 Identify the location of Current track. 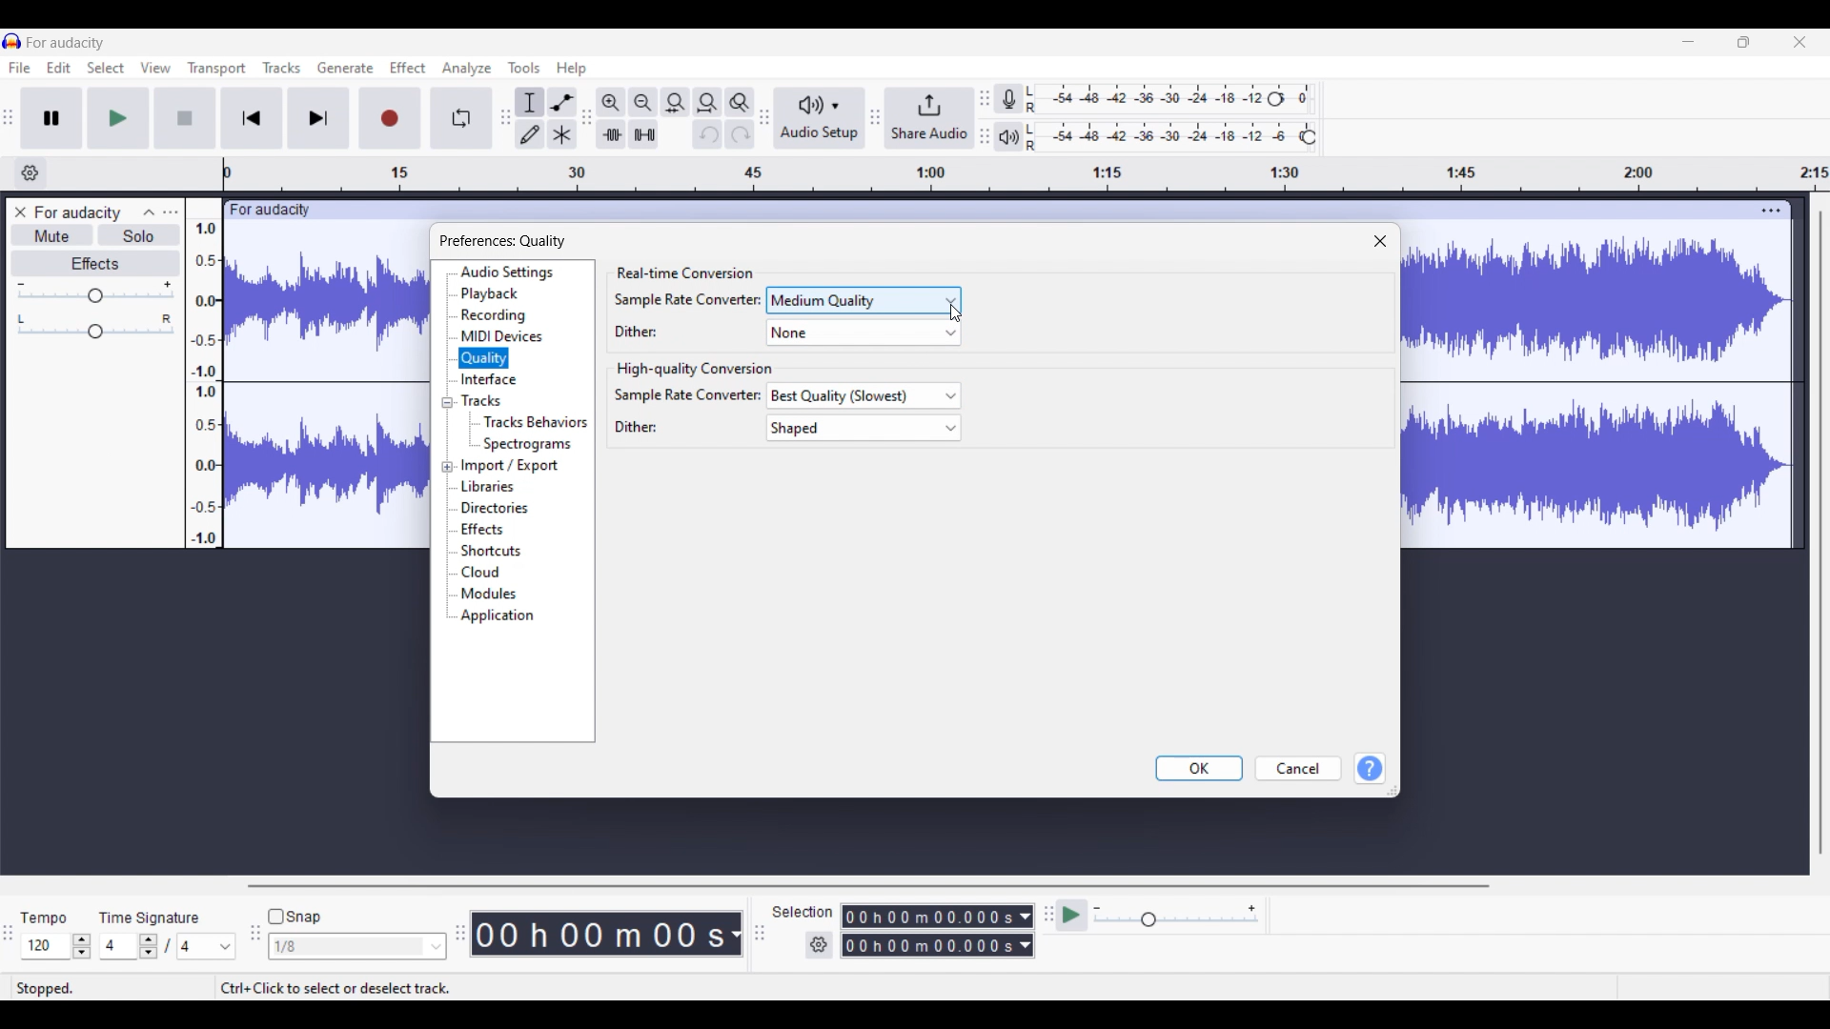
(1599, 392).